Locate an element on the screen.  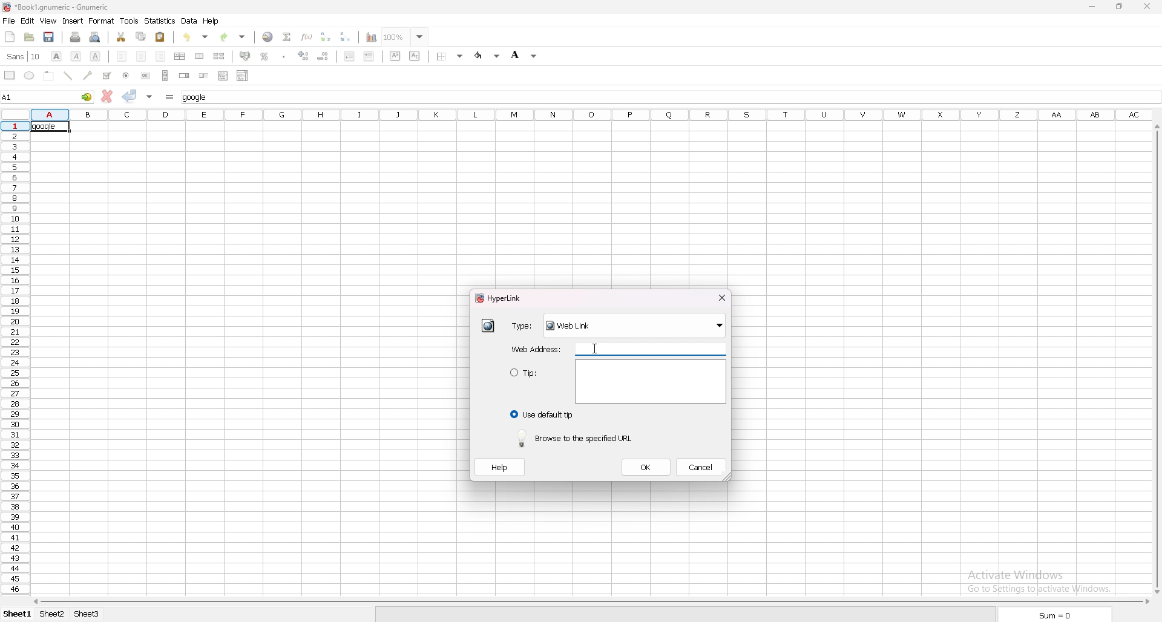
cancel is located at coordinates (700, 466).